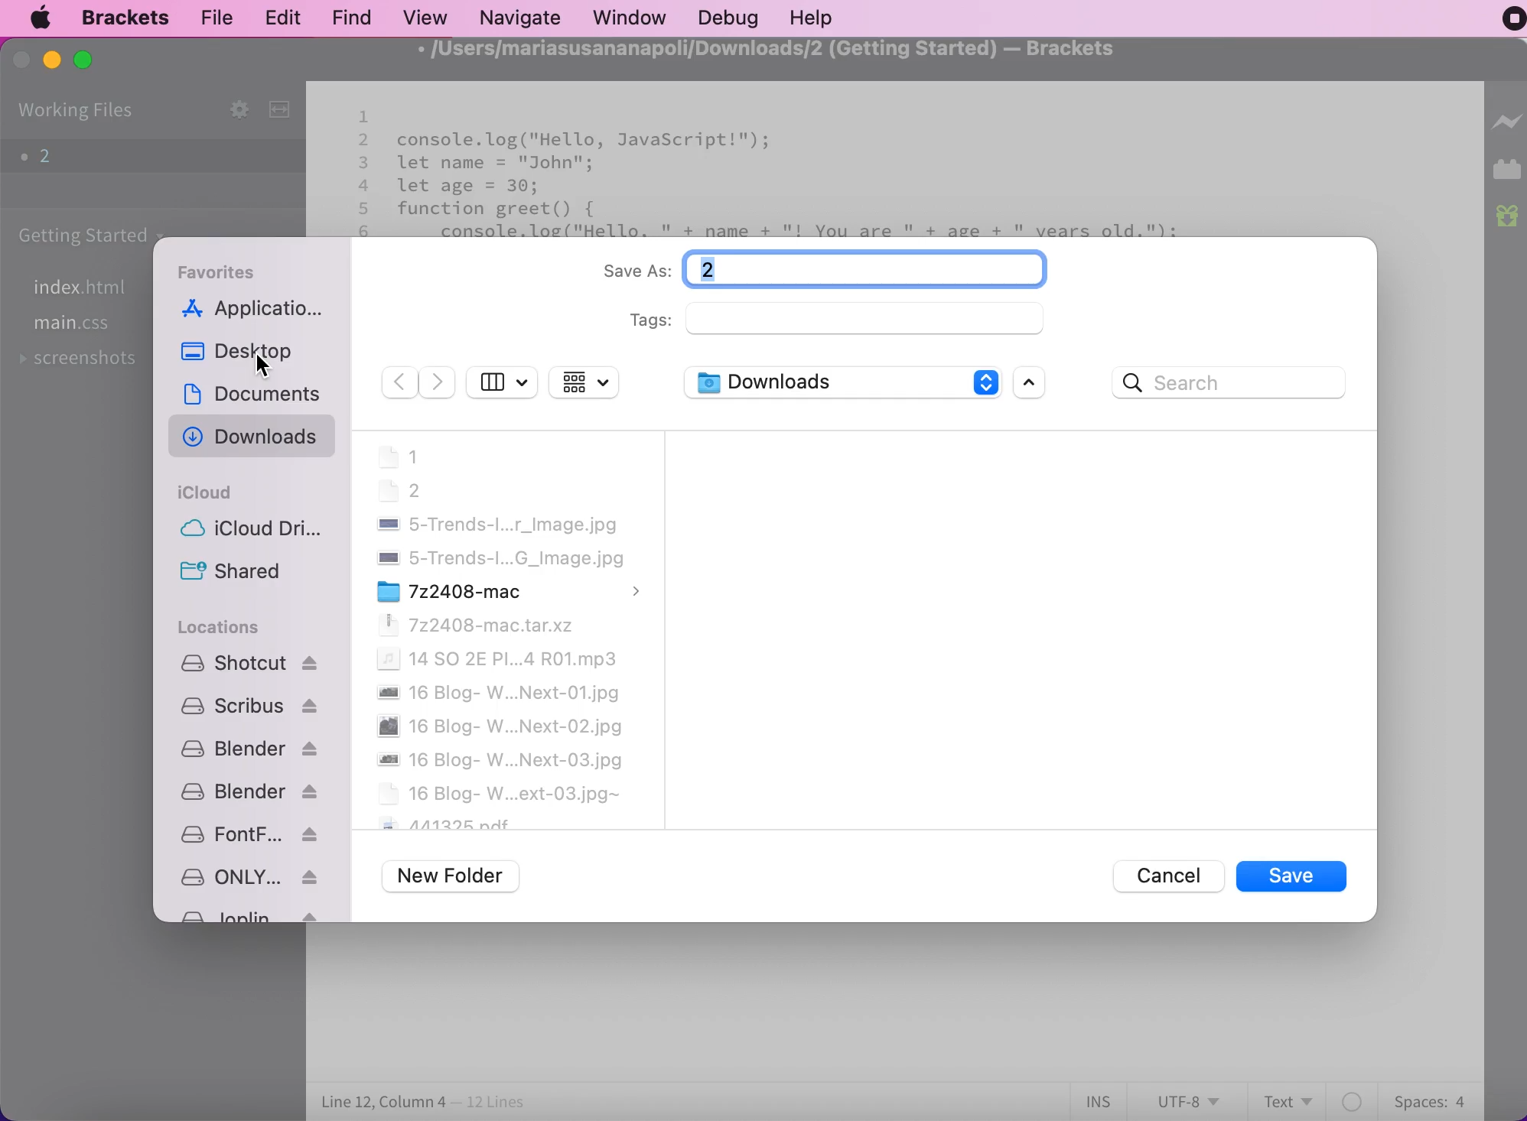 The height and width of the screenshot is (1121, 1527). Describe the element at coordinates (399, 457) in the screenshot. I see `1` at that location.